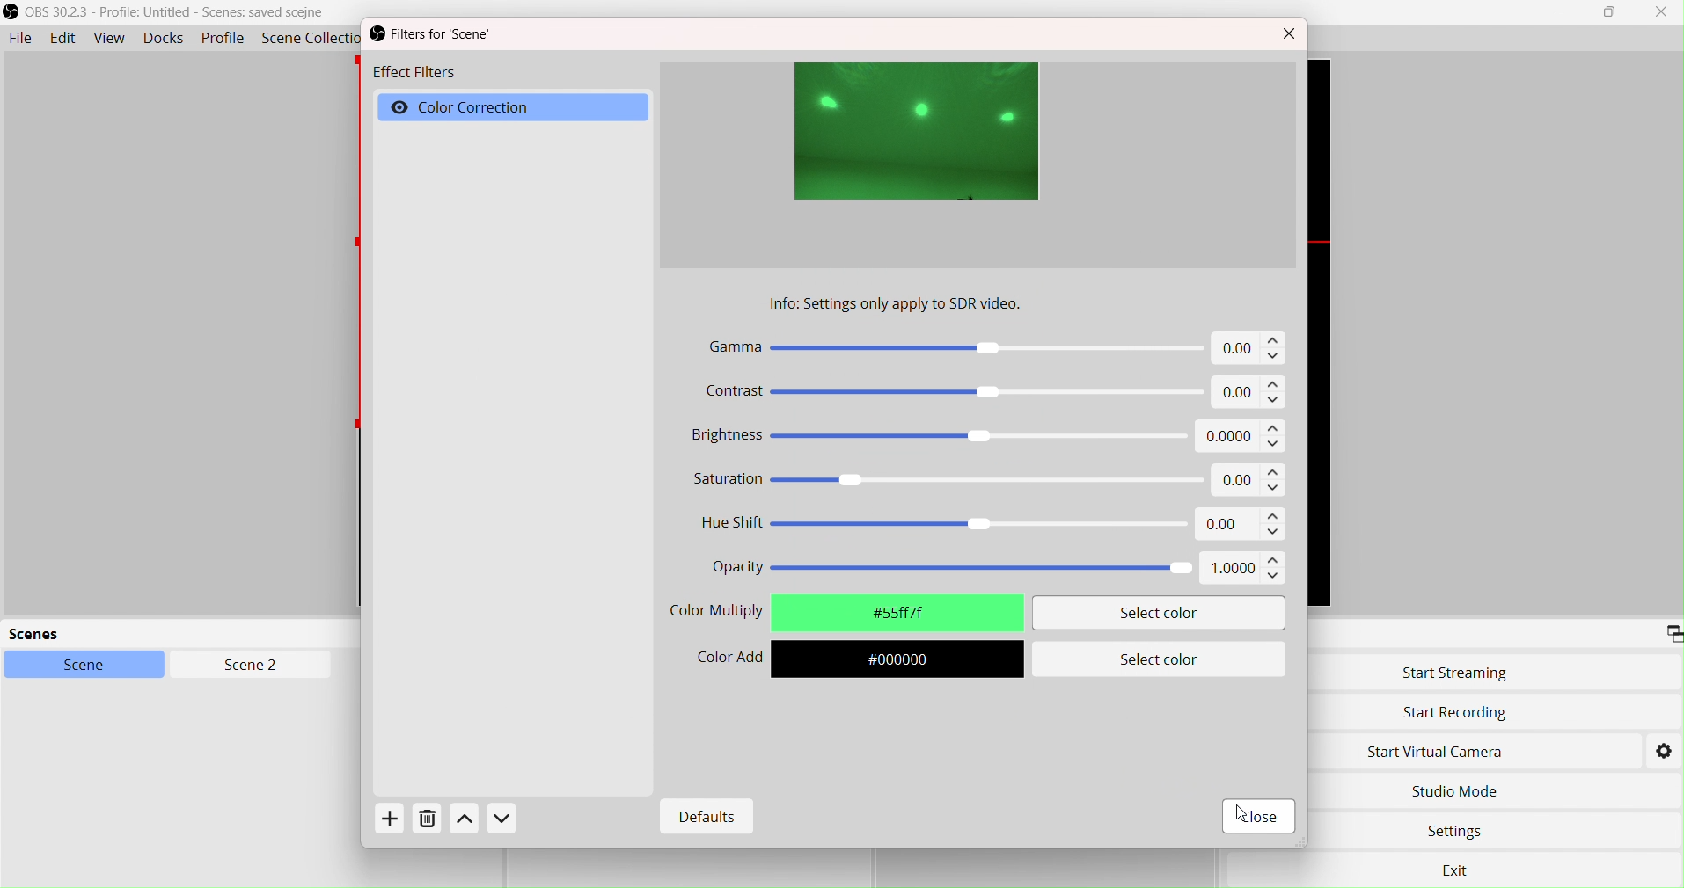 The image size is (1684, 888). I want to click on Add, so click(395, 824).